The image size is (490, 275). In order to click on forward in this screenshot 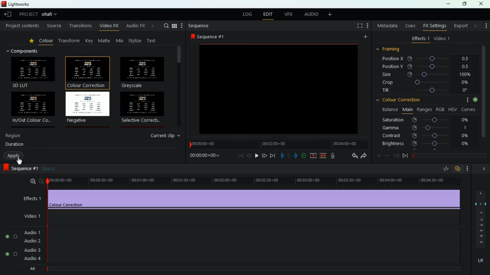, I will do `click(364, 156)`.